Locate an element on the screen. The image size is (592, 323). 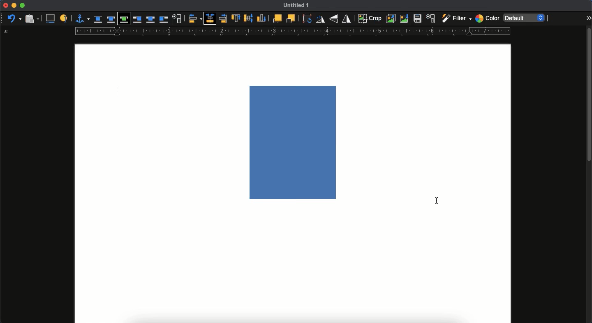
replace is located at coordinates (391, 19).